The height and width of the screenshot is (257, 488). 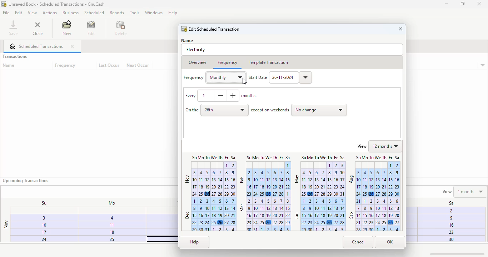 I want to click on close, so click(x=479, y=4).